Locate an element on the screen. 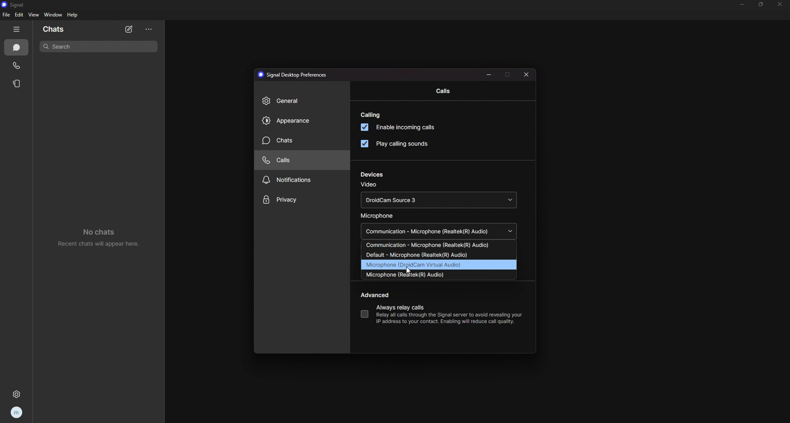 The height and width of the screenshot is (423, 790). source is located at coordinates (439, 255).